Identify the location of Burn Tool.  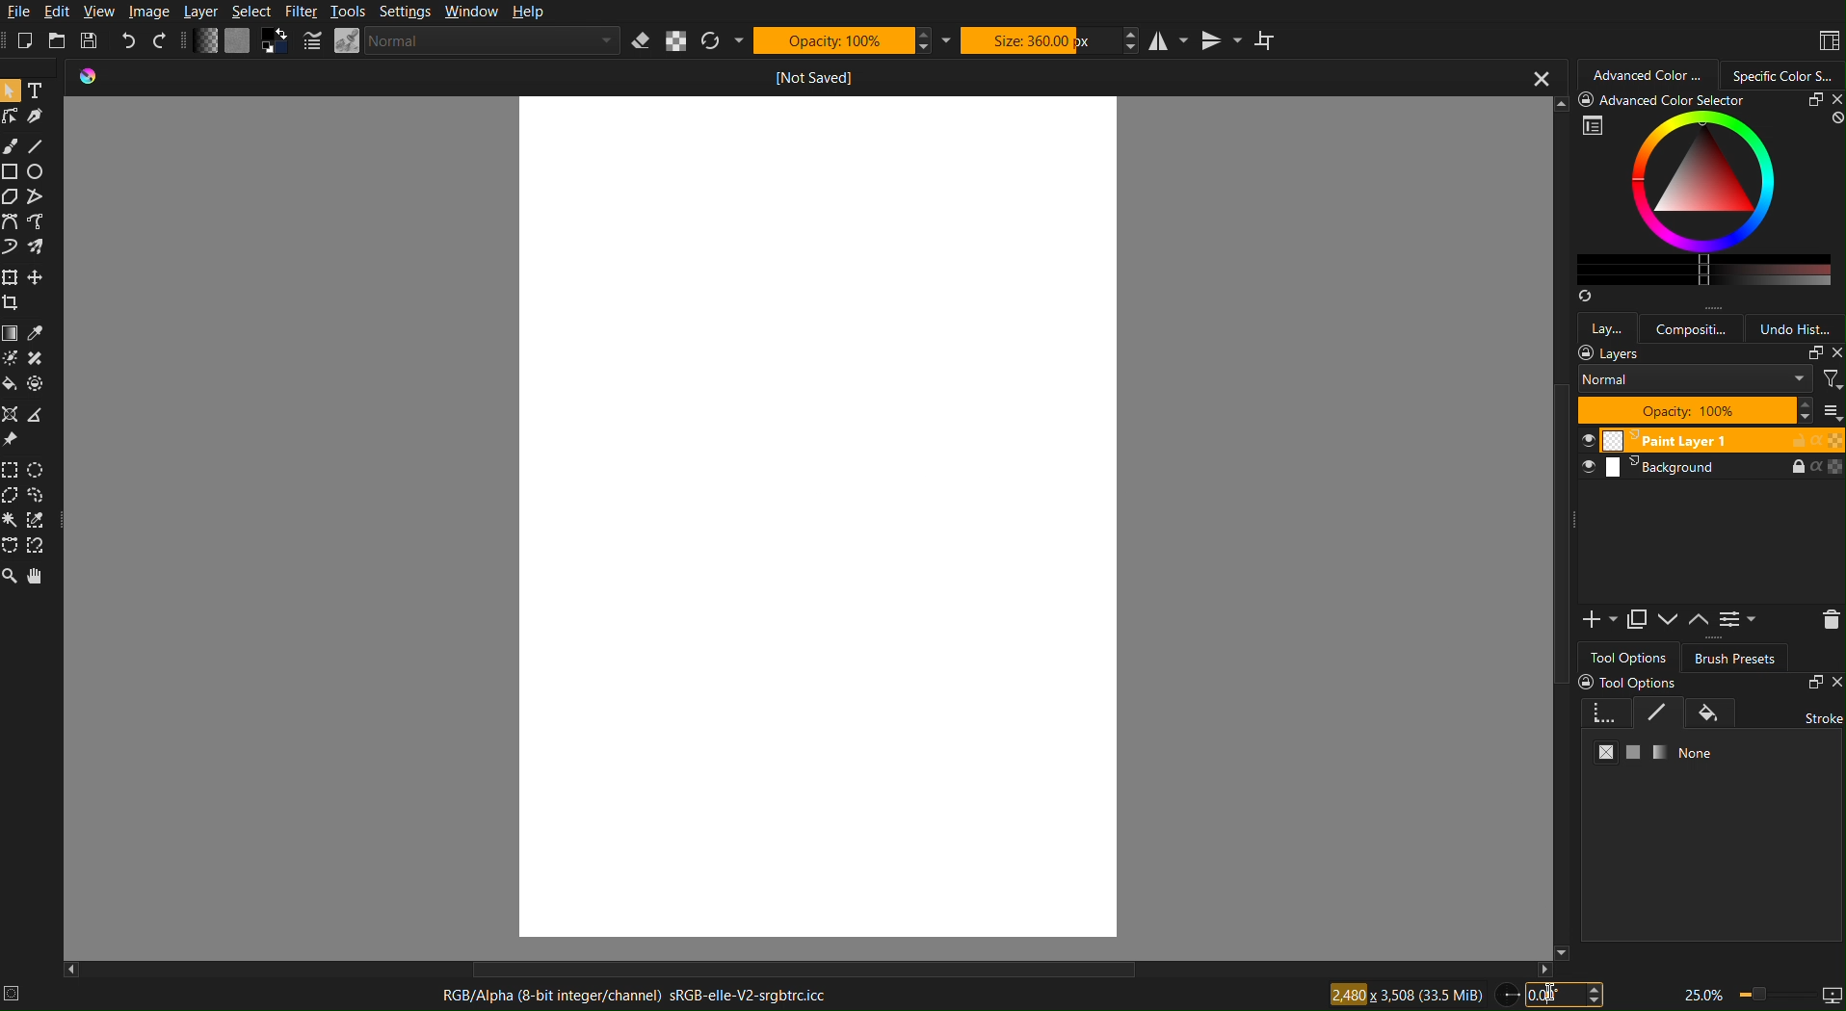
(35, 358).